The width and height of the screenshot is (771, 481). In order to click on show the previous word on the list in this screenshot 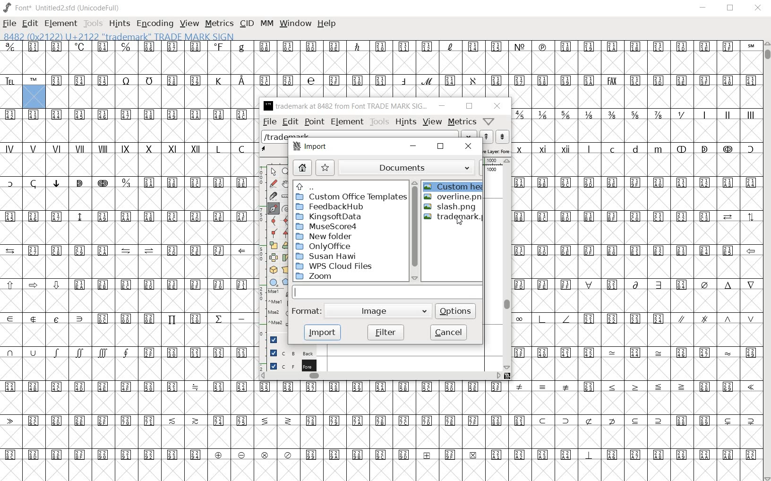, I will do `click(502, 137)`.